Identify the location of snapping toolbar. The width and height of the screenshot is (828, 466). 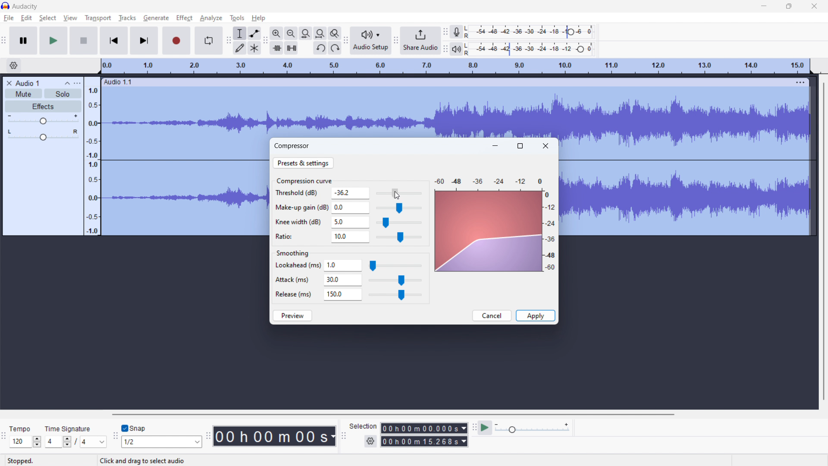
(116, 436).